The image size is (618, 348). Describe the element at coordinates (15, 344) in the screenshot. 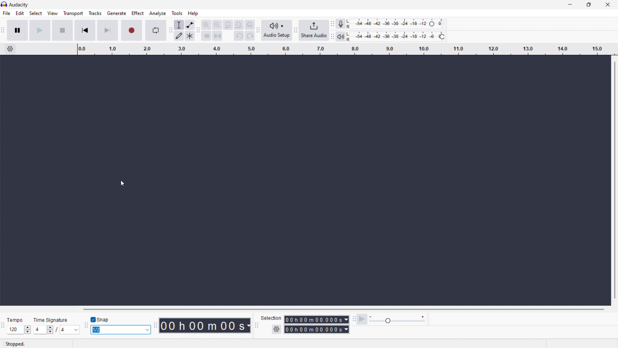

I see `Stopped` at that location.